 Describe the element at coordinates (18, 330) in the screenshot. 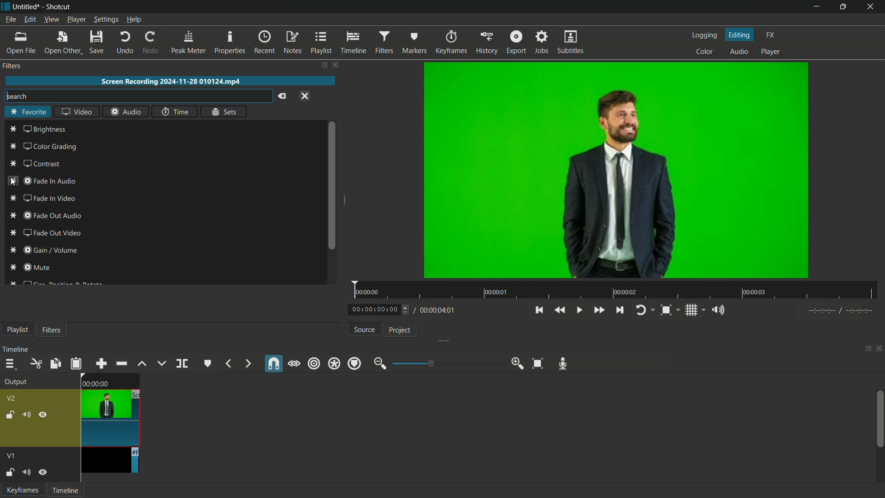

I see `playlist` at that location.